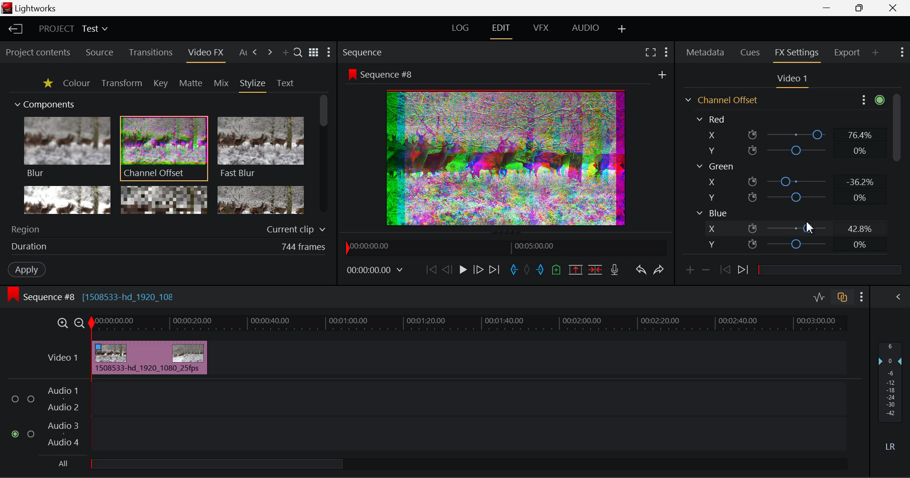 The width and height of the screenshot is (910, 478). I want to click on Red X, so click(788, 135).